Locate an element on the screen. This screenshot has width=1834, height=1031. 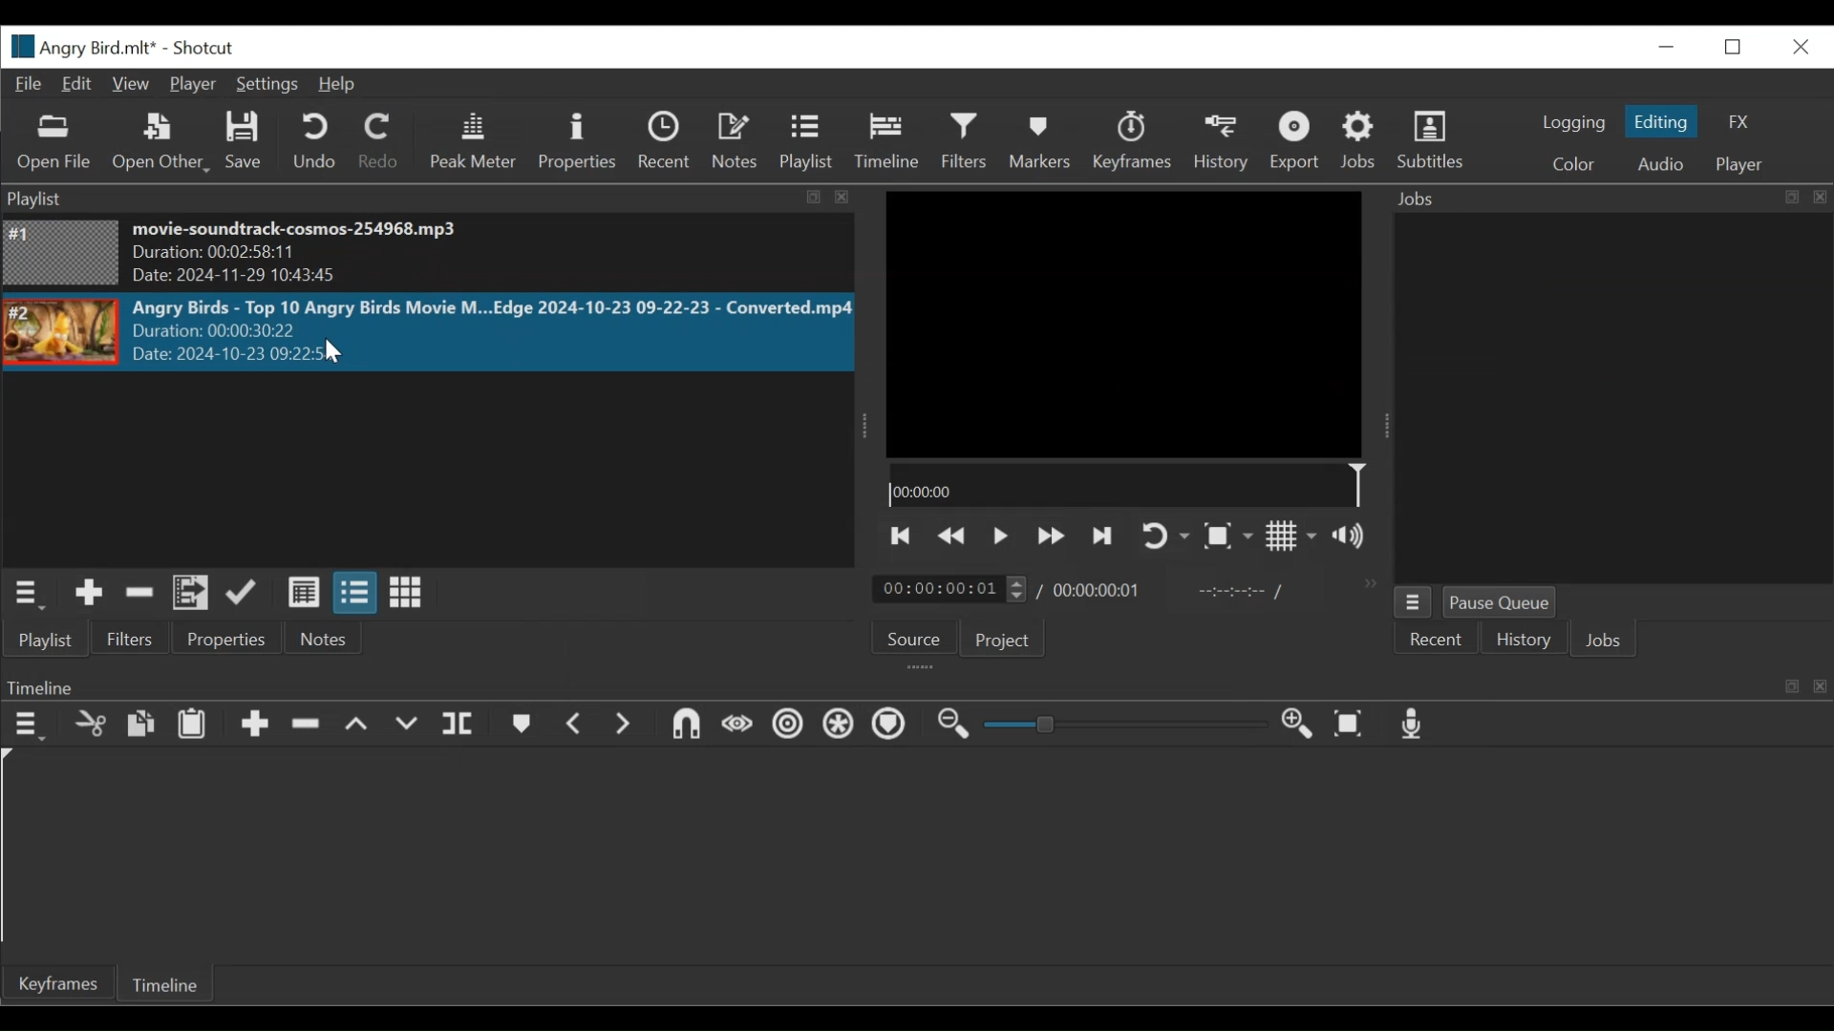
Toggle display grid on the player is located at coordinates (1292, 537).